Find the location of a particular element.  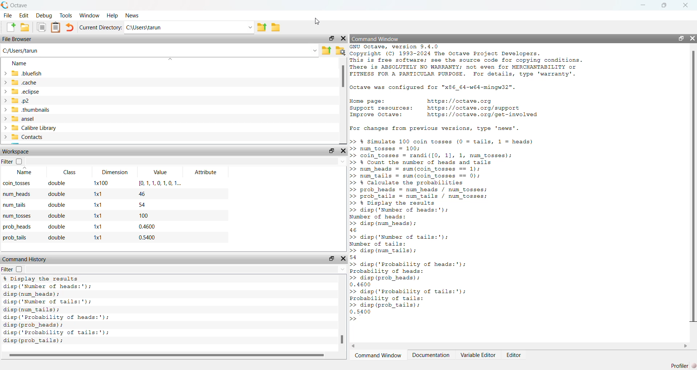

Editor is located at coordinates (514, 355).